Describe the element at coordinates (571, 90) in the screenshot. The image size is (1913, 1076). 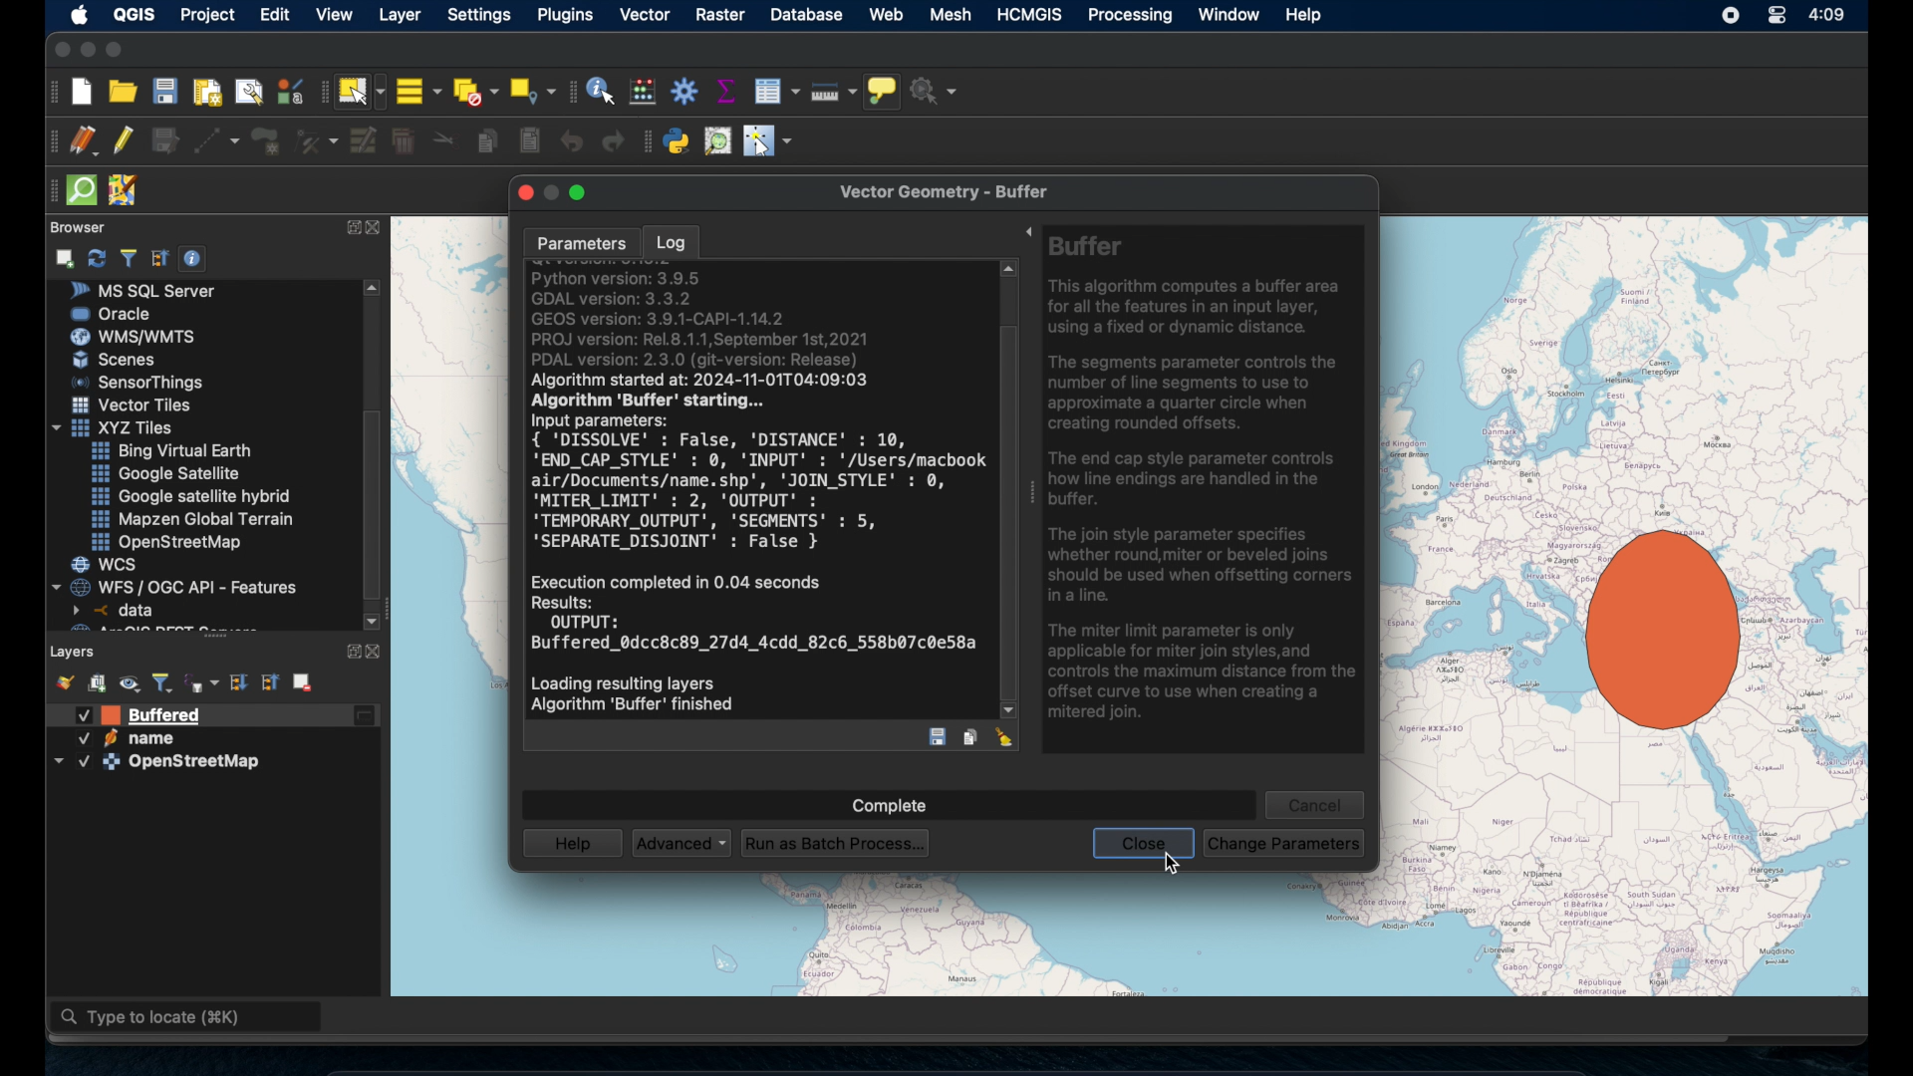
I see `attributes toolbar` at that location.